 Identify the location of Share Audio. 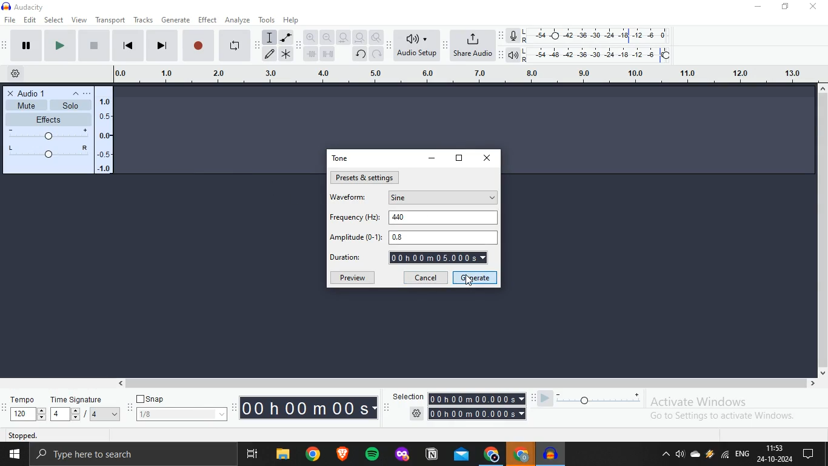
(473, 46).